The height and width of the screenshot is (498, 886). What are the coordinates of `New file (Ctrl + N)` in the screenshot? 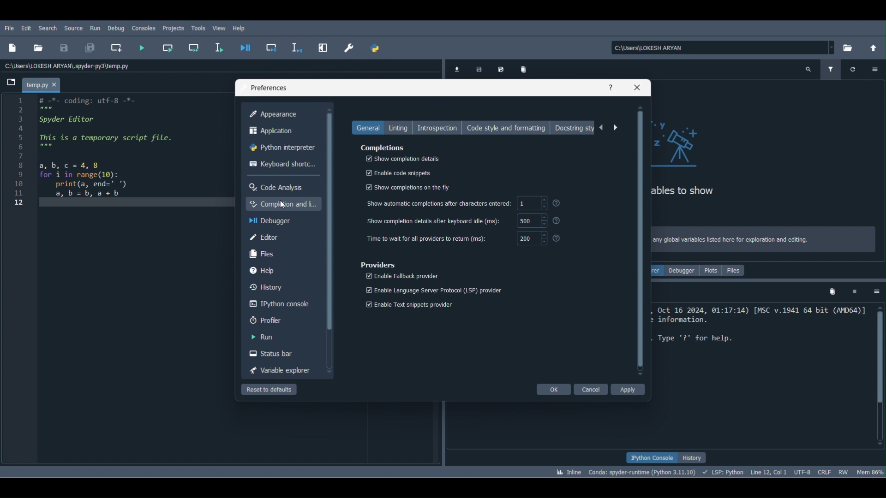 It's located at (12, 50).